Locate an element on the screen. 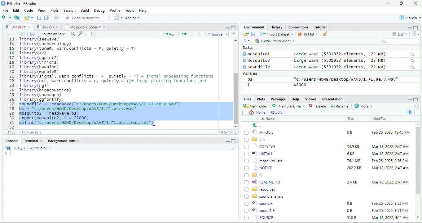  Debug is located at coordinates (99, 10).